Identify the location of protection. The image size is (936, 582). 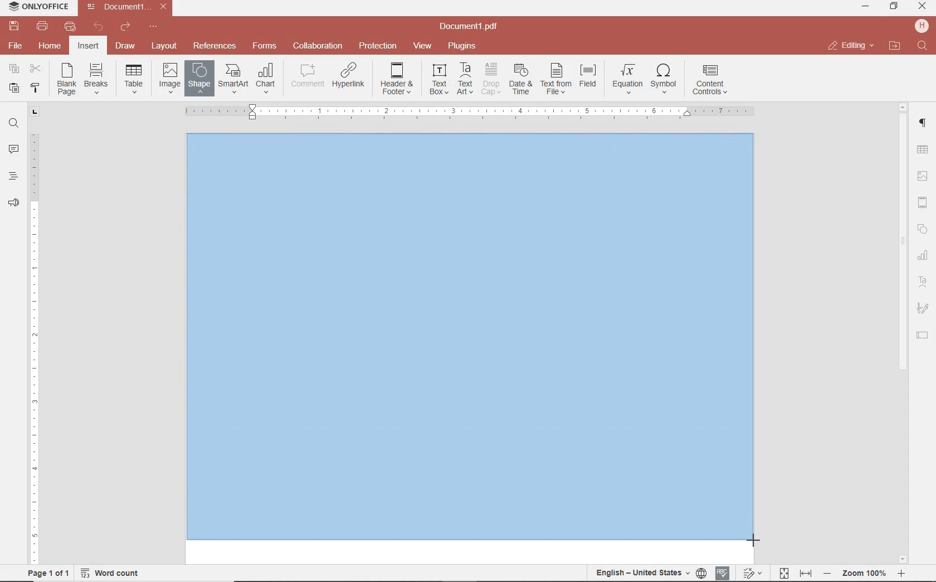
(378, 46).